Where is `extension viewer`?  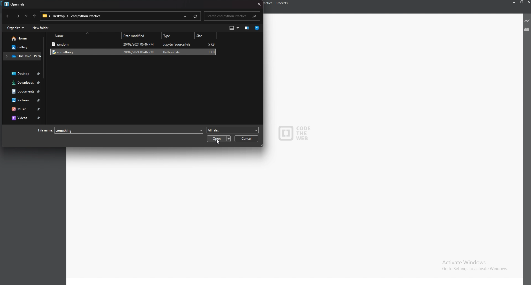
extension viewer is located at coordinates (527, 30).